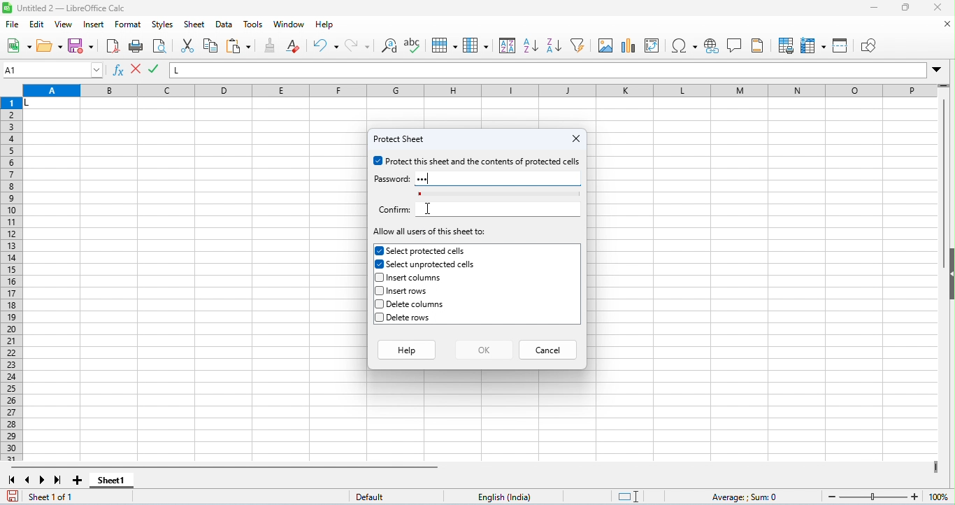 This screenshot has width=955, height=505. What do you see at coordinates (325, 26) in the screenshot?
I see `help` at bounding box center [325, 26].